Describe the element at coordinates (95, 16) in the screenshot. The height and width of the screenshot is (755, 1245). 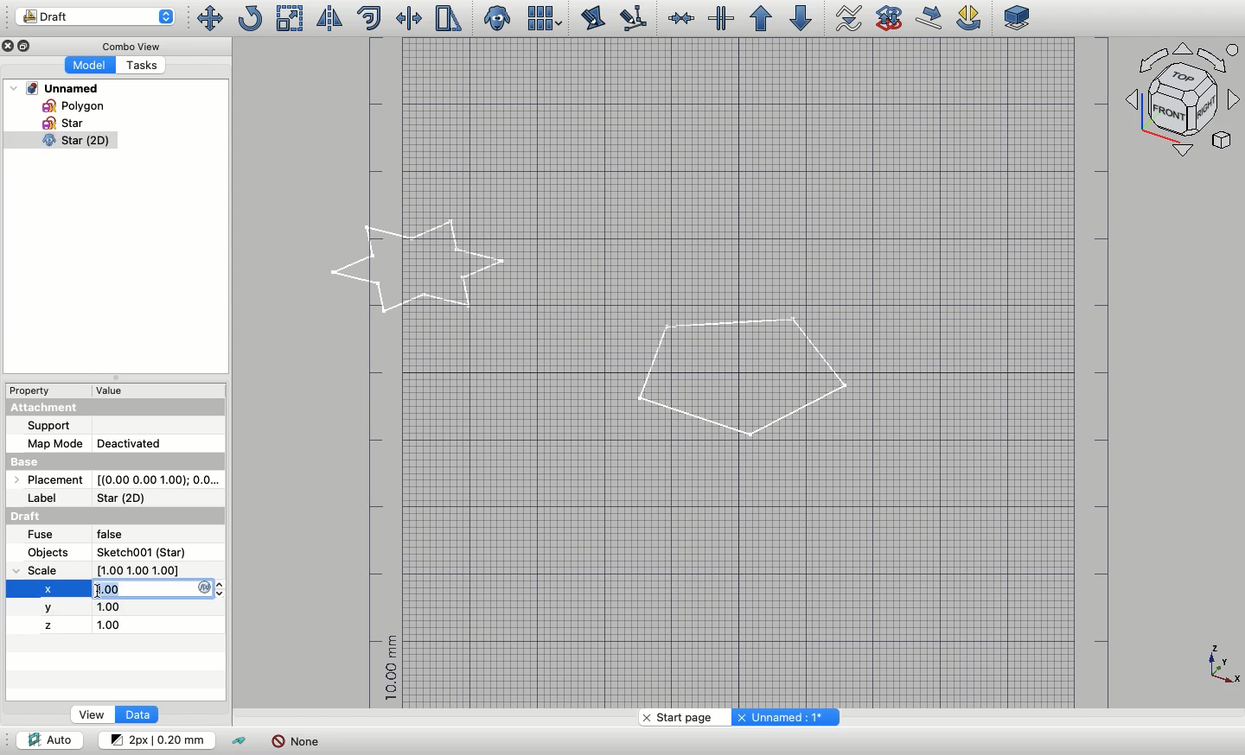
I see `Draft` at that location.